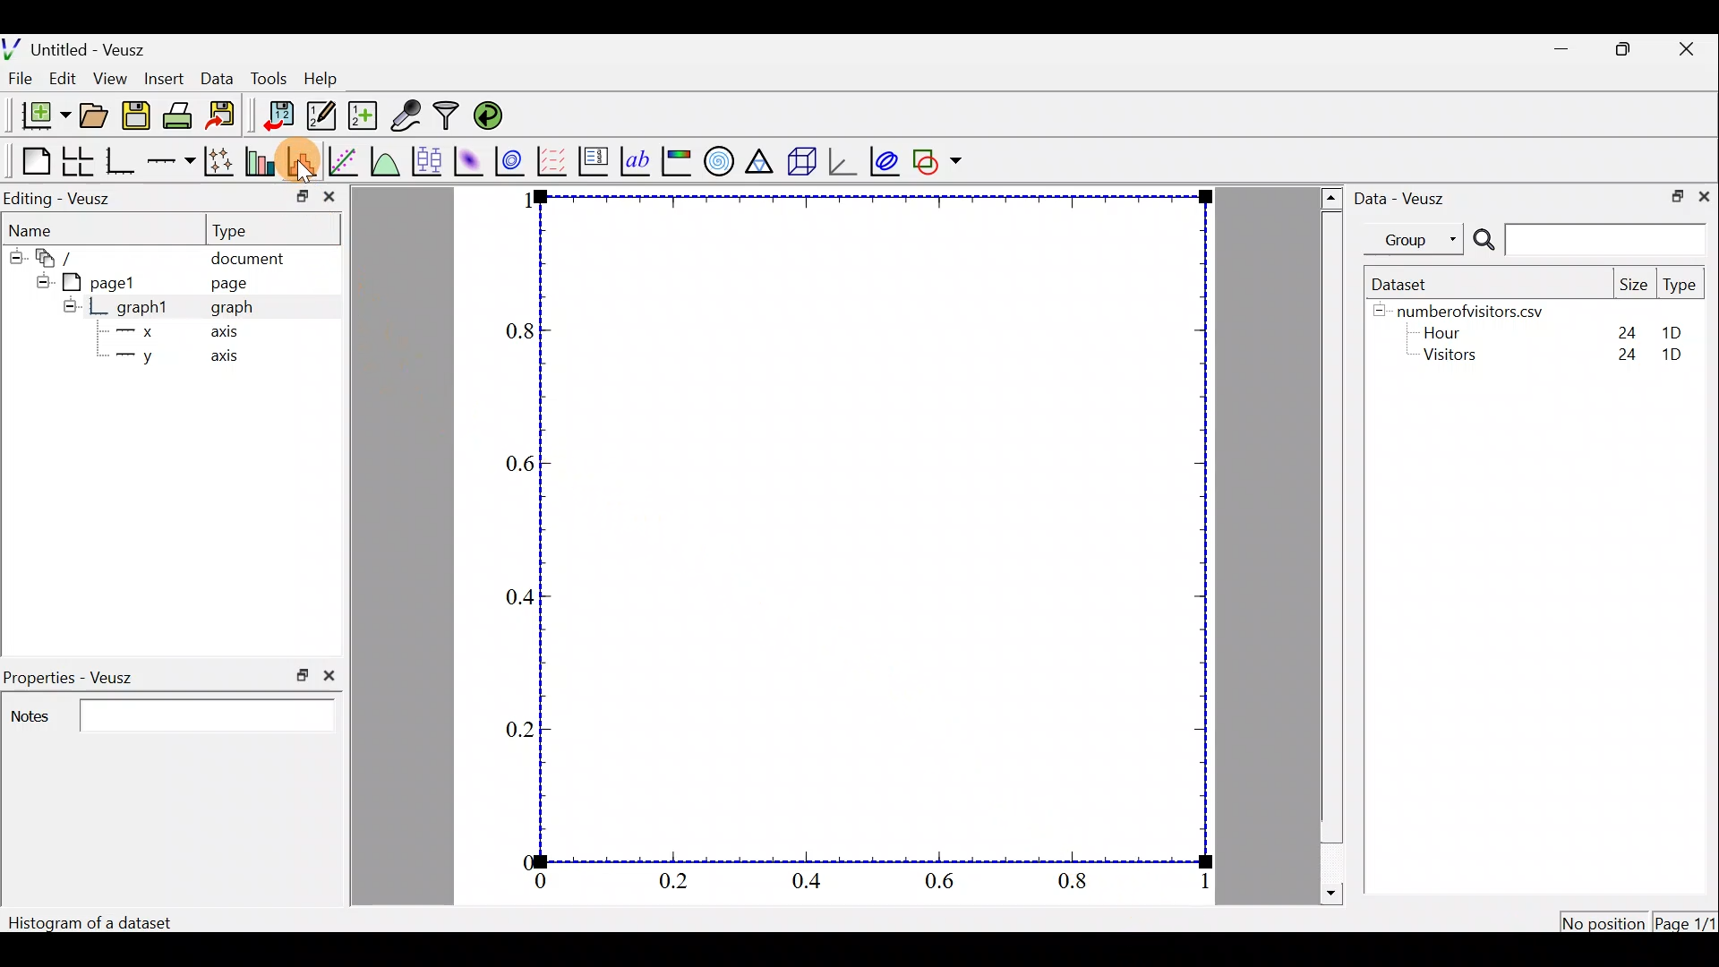  I want to click on Group, so click(1415, 242).